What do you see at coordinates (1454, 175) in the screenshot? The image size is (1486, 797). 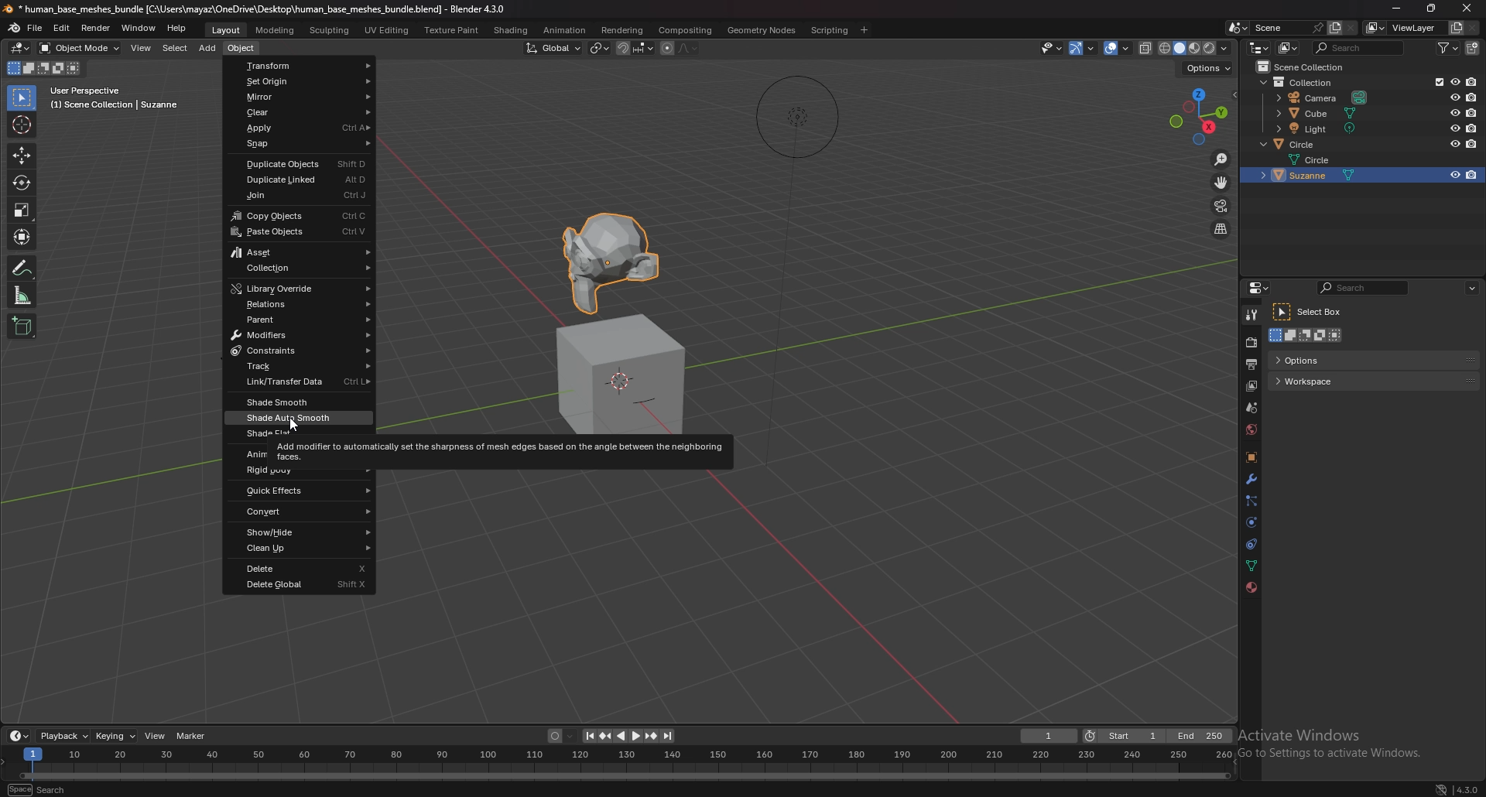 I see `hide in viewport` at bounding box center [1454, 175].